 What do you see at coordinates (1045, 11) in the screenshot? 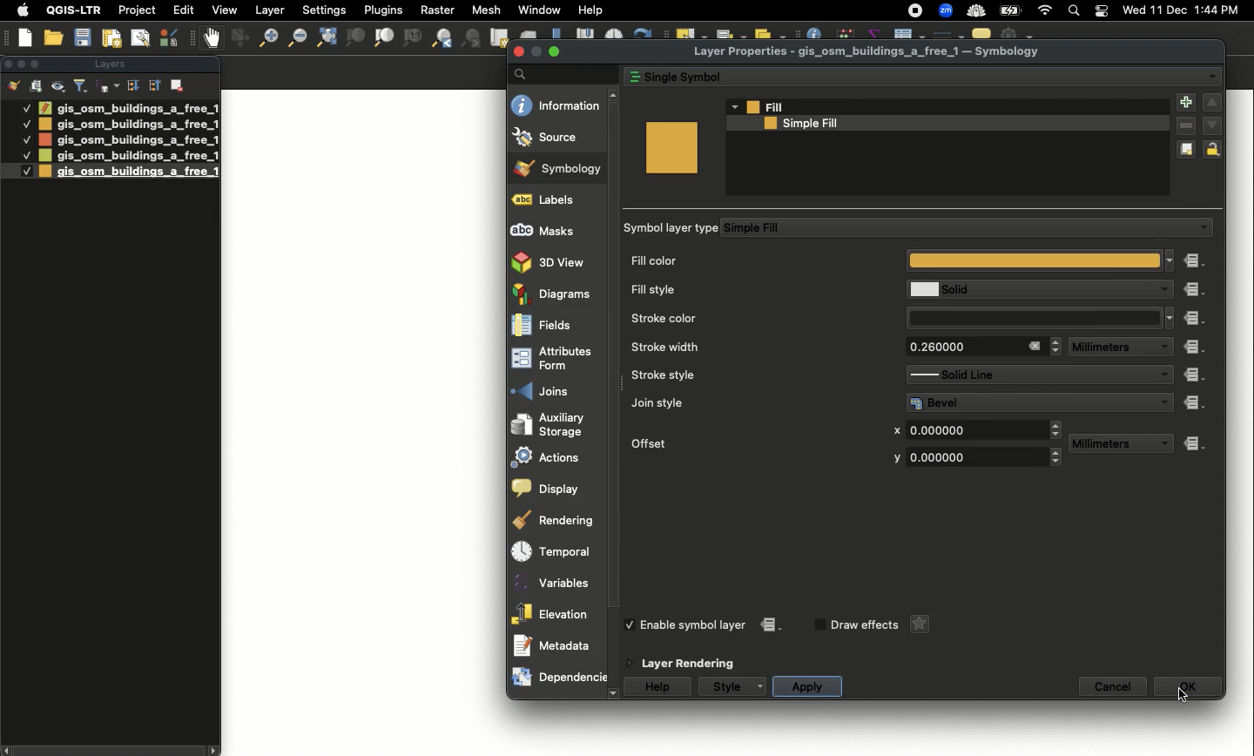
I see `Wif` at bounding box center [1045, 11].